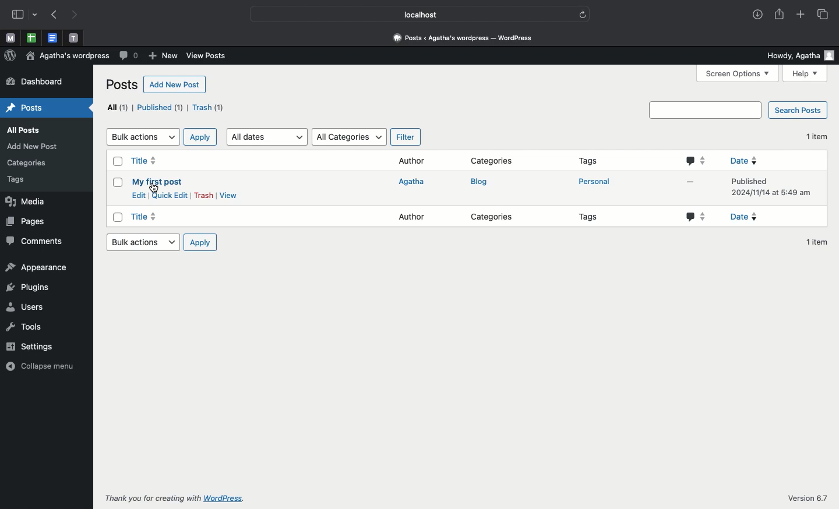  Describe the element at coordinates (491, 161) in the screenshot. I see `Categories` at that location.